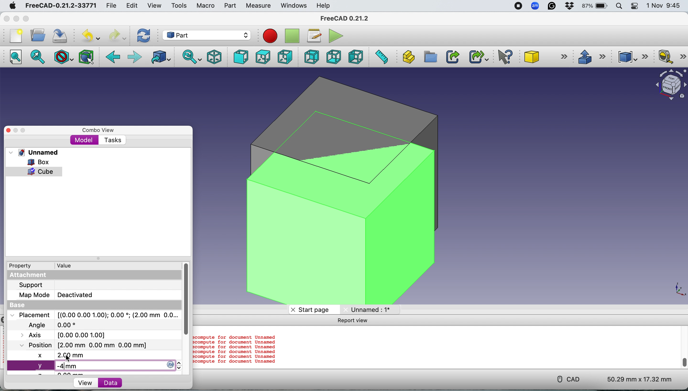 The width and height of the screenshot is (688, 391). I want to click on 1 Nov 9:45, so click(664, 6).